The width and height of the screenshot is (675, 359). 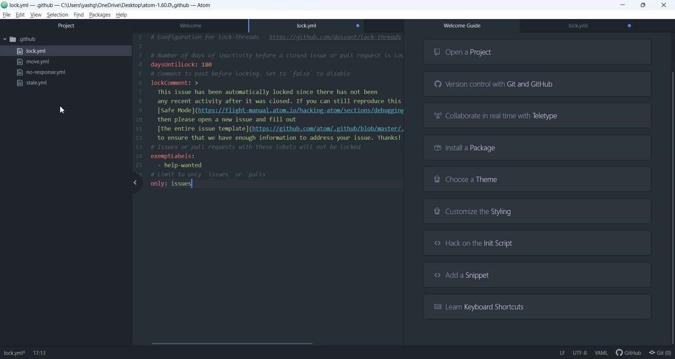 What do you see at coordinates (578, 26) in the screenshot?
I see `Lock.yml ` at bounding box center [578, 26].